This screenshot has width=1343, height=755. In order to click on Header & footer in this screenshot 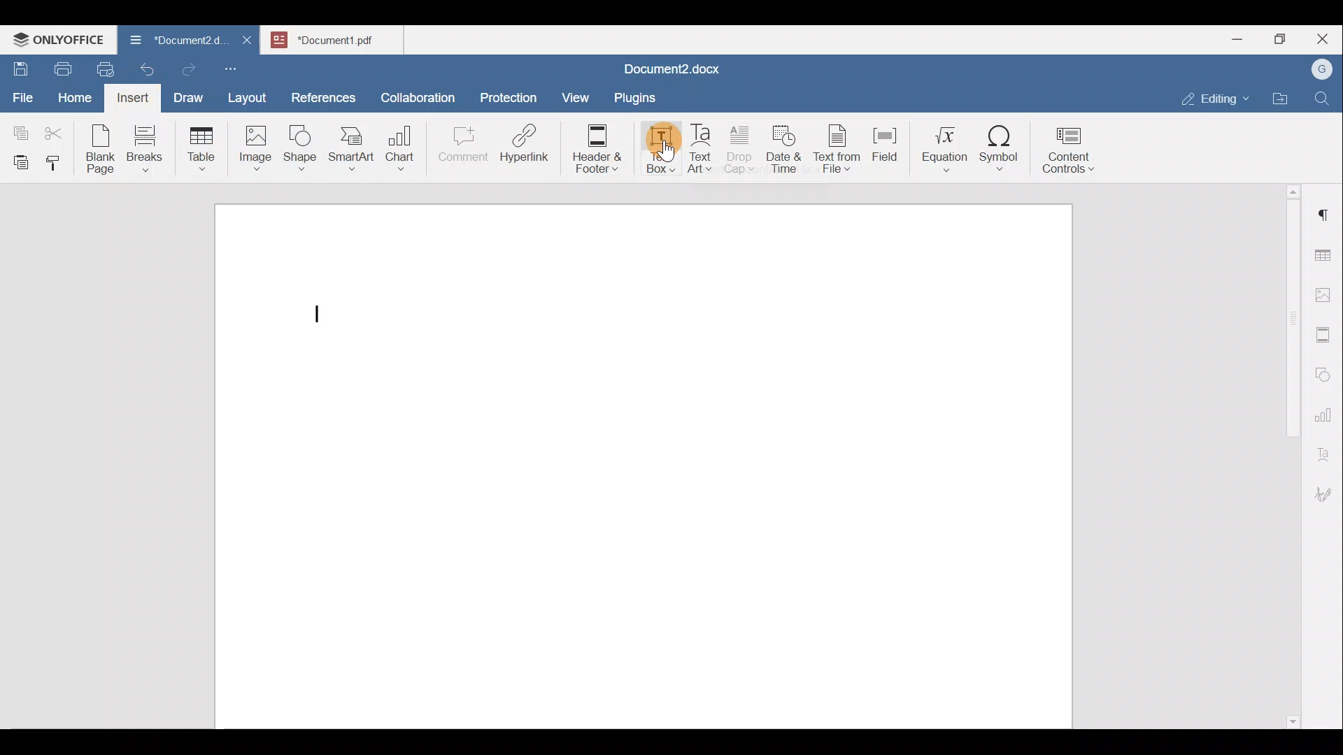, I will do `click(592, 148)`.